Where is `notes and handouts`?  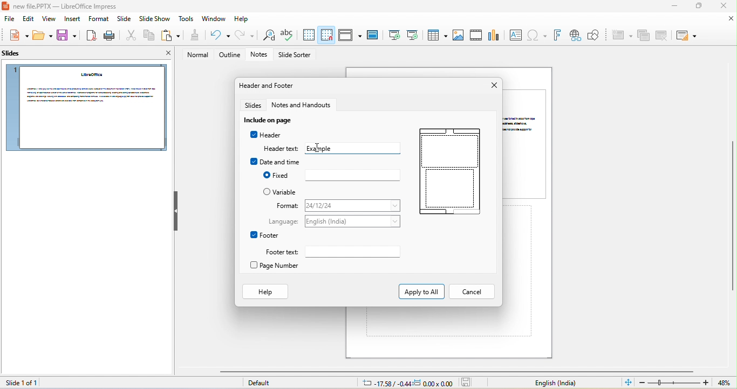
notes and handouts is located at coordinates (306, 106).